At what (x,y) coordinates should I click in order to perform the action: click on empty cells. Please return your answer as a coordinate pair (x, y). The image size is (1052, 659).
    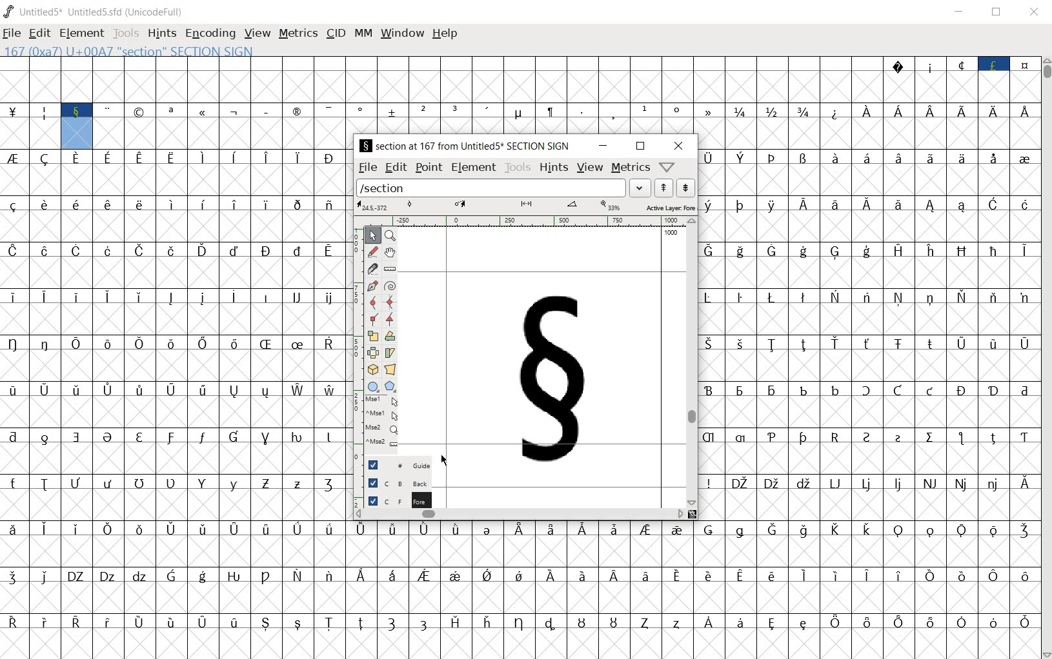
    Looking at the image, I should click on (177, 273).